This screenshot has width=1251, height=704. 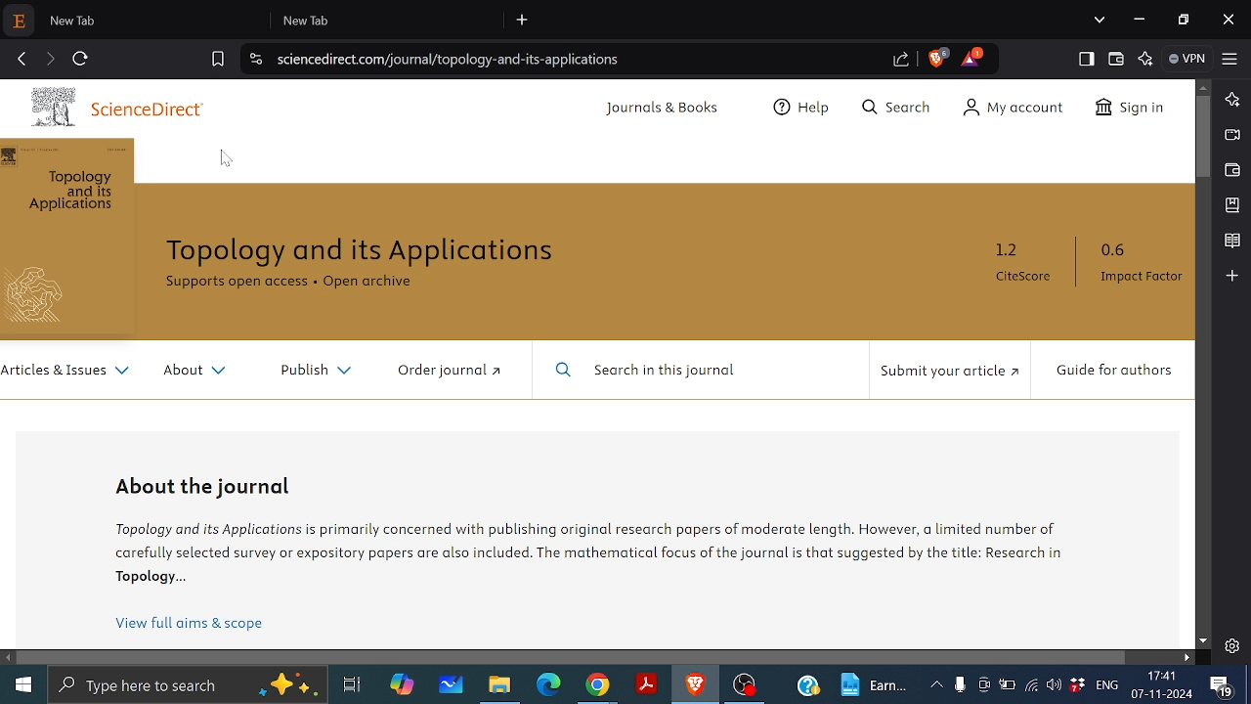 What do you see at coordinates (81, 59) in the screenshot?
I see `refresh` at bounding box center [81, 59].